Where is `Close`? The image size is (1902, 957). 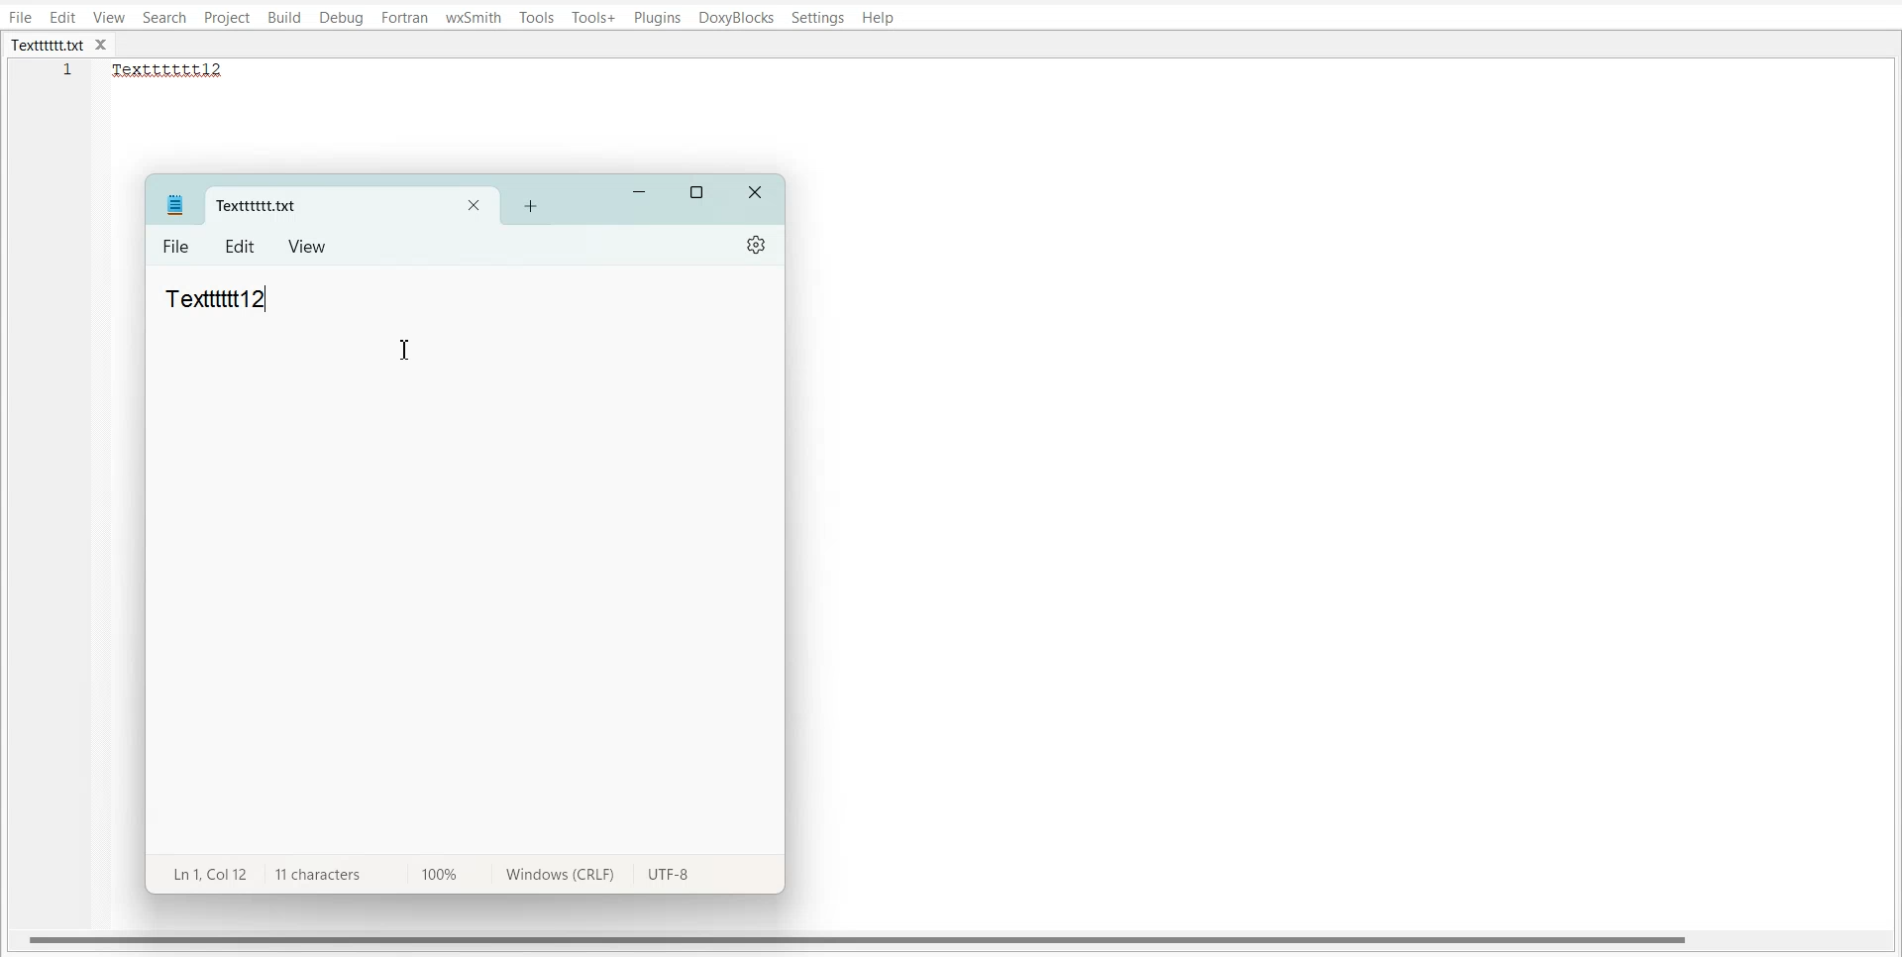
Close is located at coordinates (757, 194).